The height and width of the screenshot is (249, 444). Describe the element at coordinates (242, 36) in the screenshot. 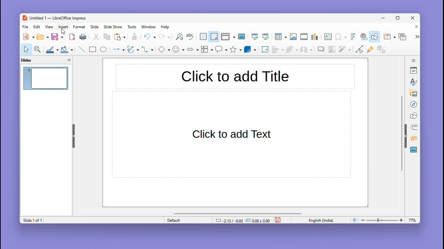

I see `Master slide` at that location.